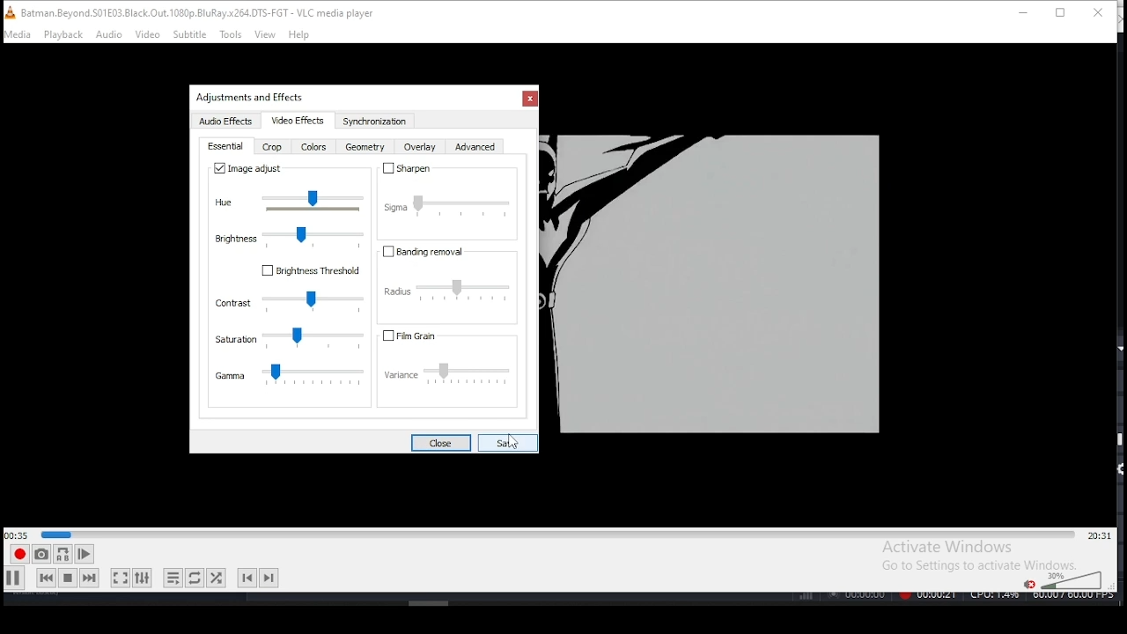  What do you see at coordinates (447, 202) in the screenshot?
I see `sigma` at bounding box center [447, 202].